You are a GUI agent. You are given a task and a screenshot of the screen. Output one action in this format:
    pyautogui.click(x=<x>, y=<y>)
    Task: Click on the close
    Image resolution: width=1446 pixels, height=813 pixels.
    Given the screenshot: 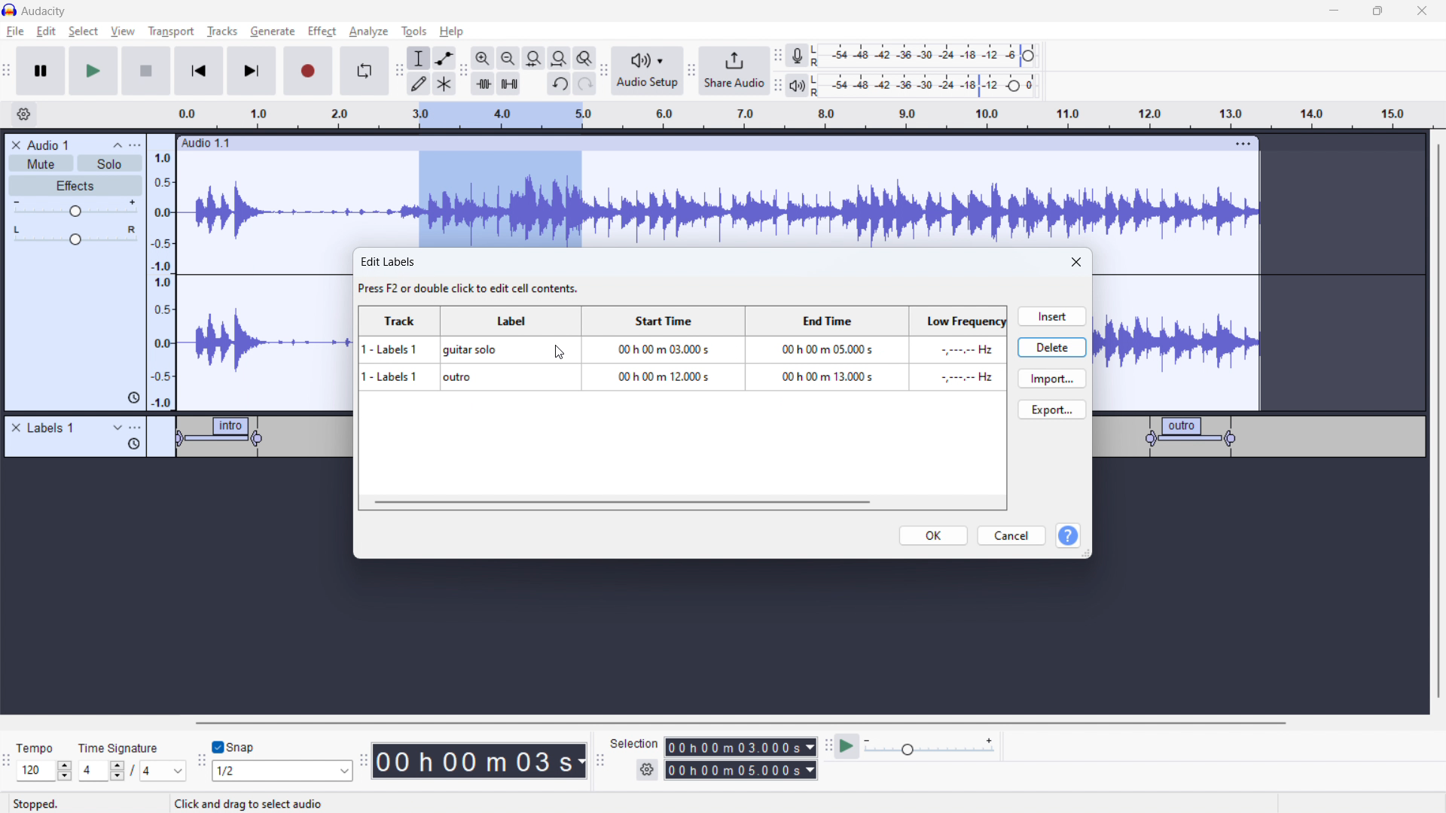 What is the action you would take?
    pyautogui.click(x=1422, y=11)
    